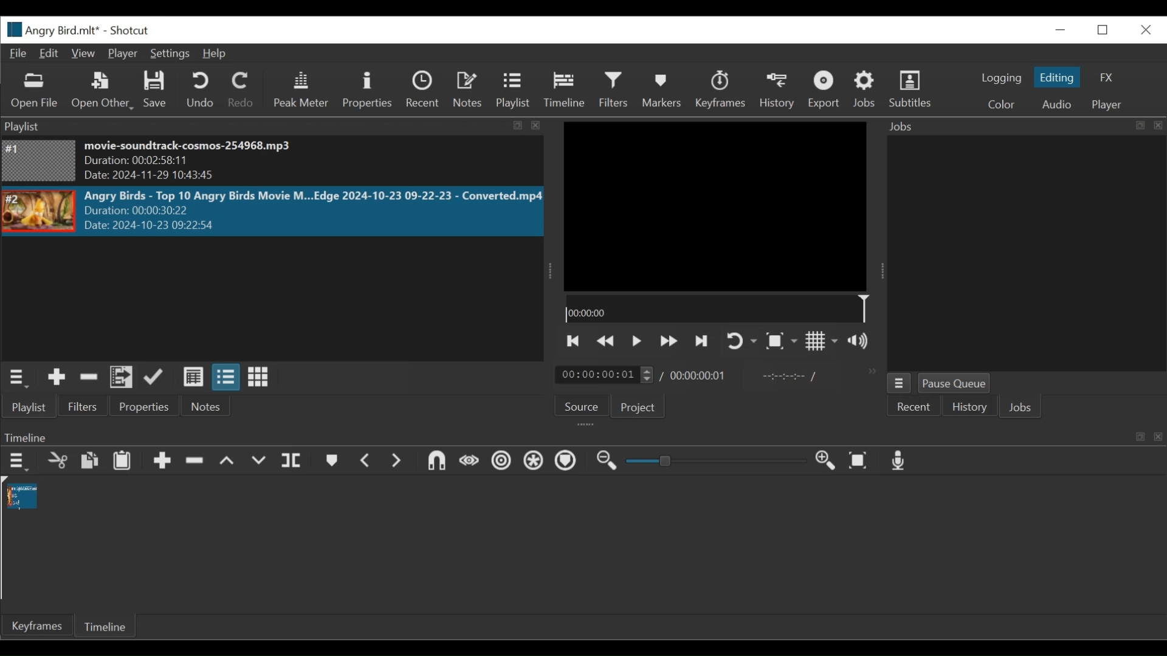 The image size is (1167, 656). What do you see at coordinates (1061, 28) in the screenshot?
I see `minimize` at bounding box center [1061, 28].